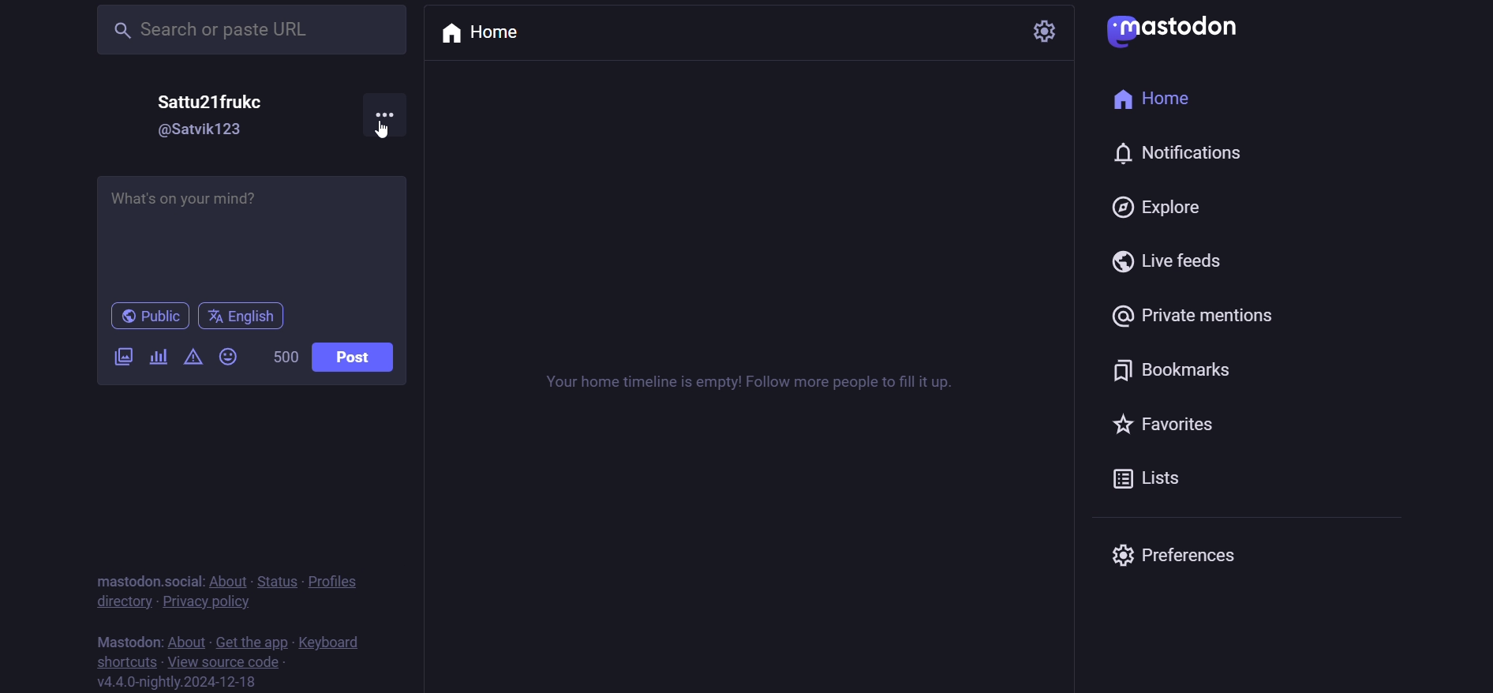 This screenshot has height=693, width=1493. What do you see at coordinates (283, 358) in the screenshot?
I see `word limit` at bounding box center [283, 358].